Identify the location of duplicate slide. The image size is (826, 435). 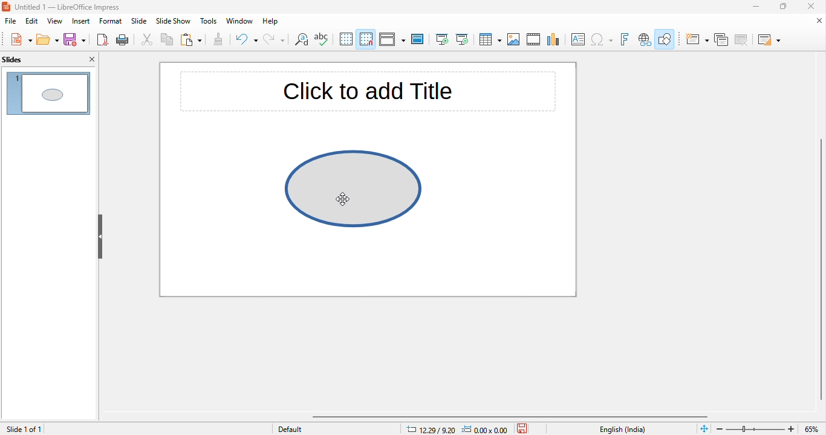
(721, 40).